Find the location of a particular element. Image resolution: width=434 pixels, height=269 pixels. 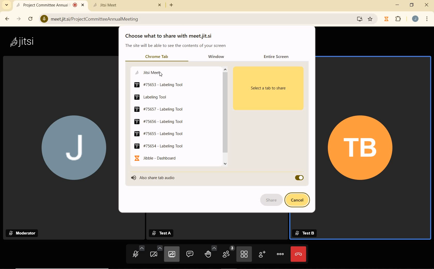

meetjitsi/ProjectCommitteeAnnualMeeting is located at coordinates (92, 18).